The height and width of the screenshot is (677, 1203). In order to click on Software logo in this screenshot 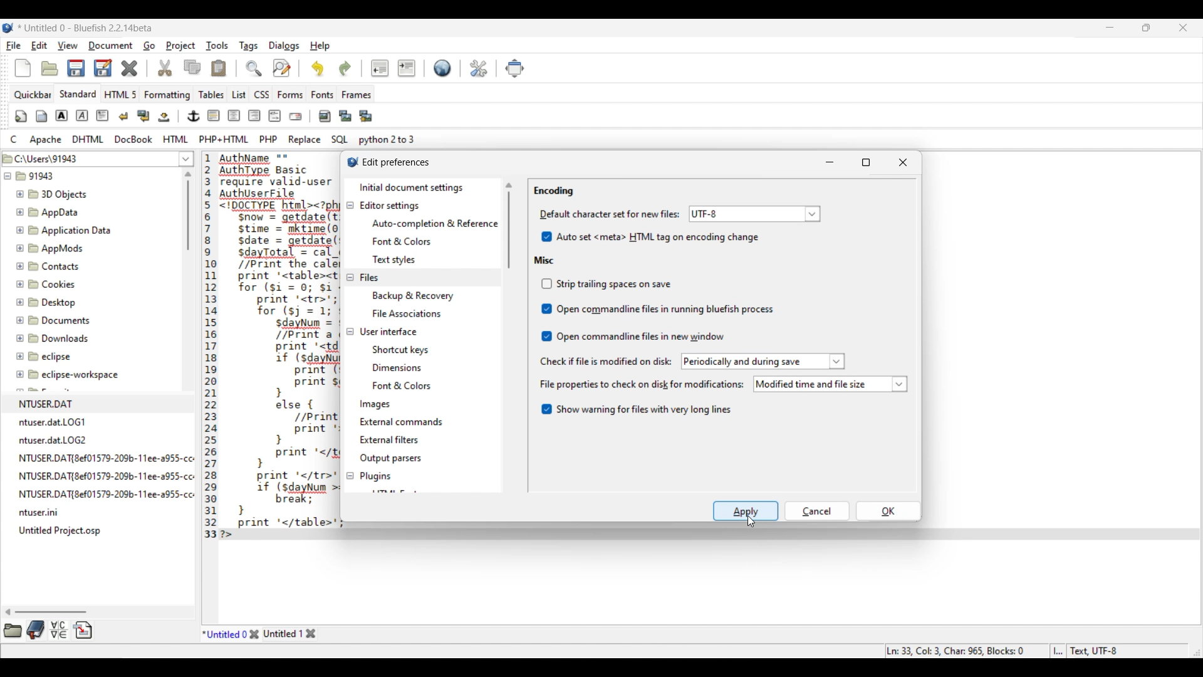, I will do `click(8, 28)`.